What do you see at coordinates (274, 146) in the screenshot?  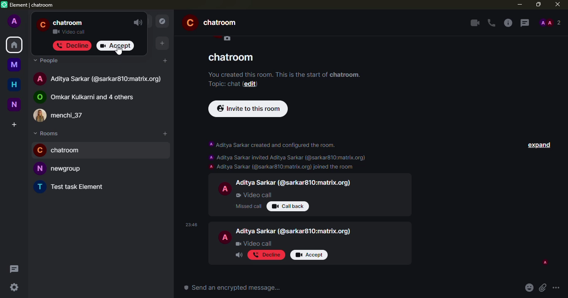 I see `A Aditya Sarkar created and configured the room.` at bounding box center [274, 146].